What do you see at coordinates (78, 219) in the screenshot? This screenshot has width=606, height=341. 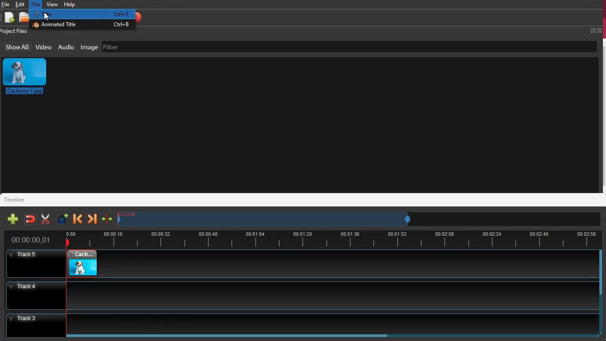 I see `back` at bounding box center [78, 219].